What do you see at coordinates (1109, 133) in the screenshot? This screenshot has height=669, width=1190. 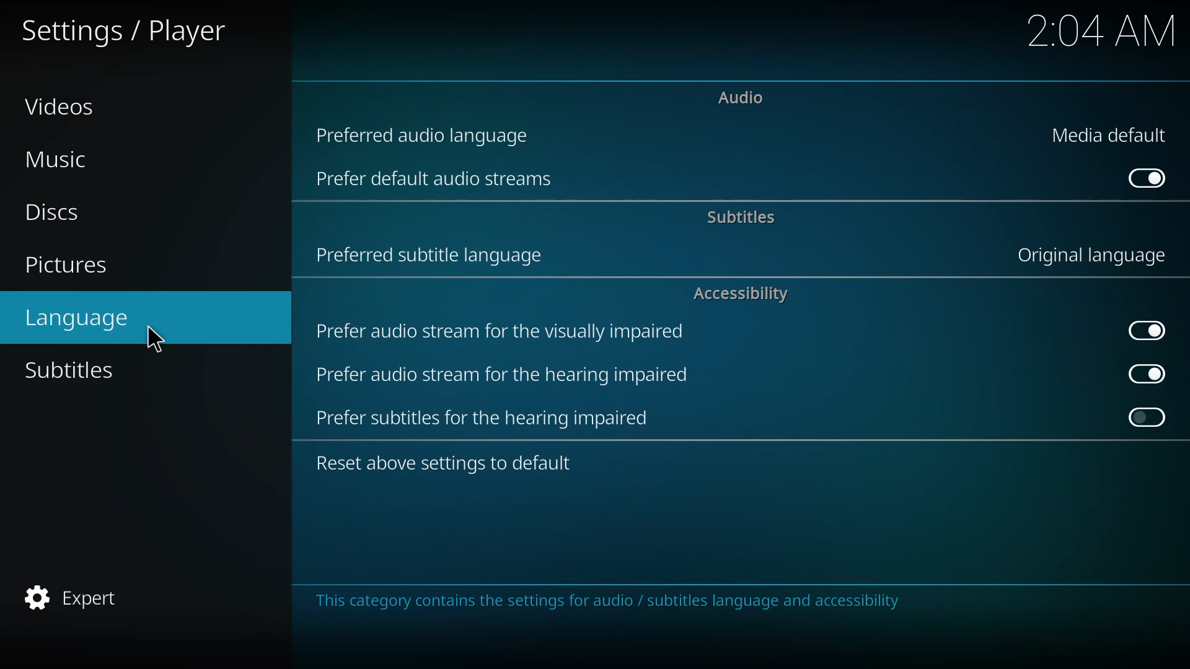 I see `media default` at bounding box center [1109, 133].